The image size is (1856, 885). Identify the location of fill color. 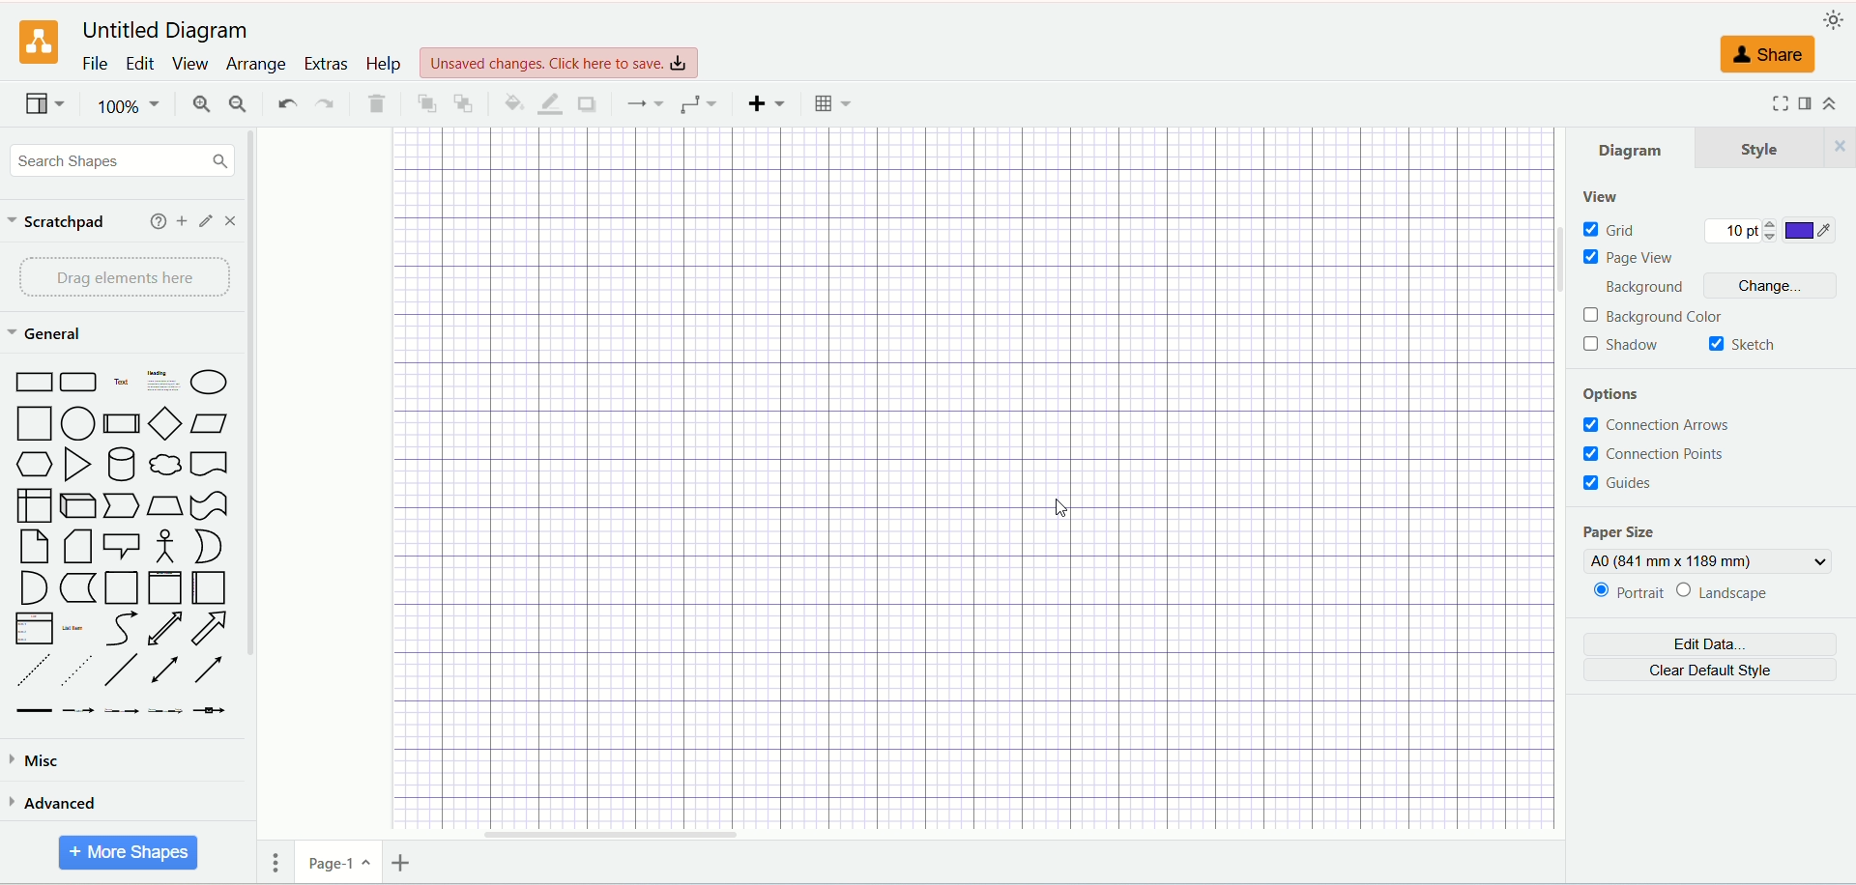
(509, 101).